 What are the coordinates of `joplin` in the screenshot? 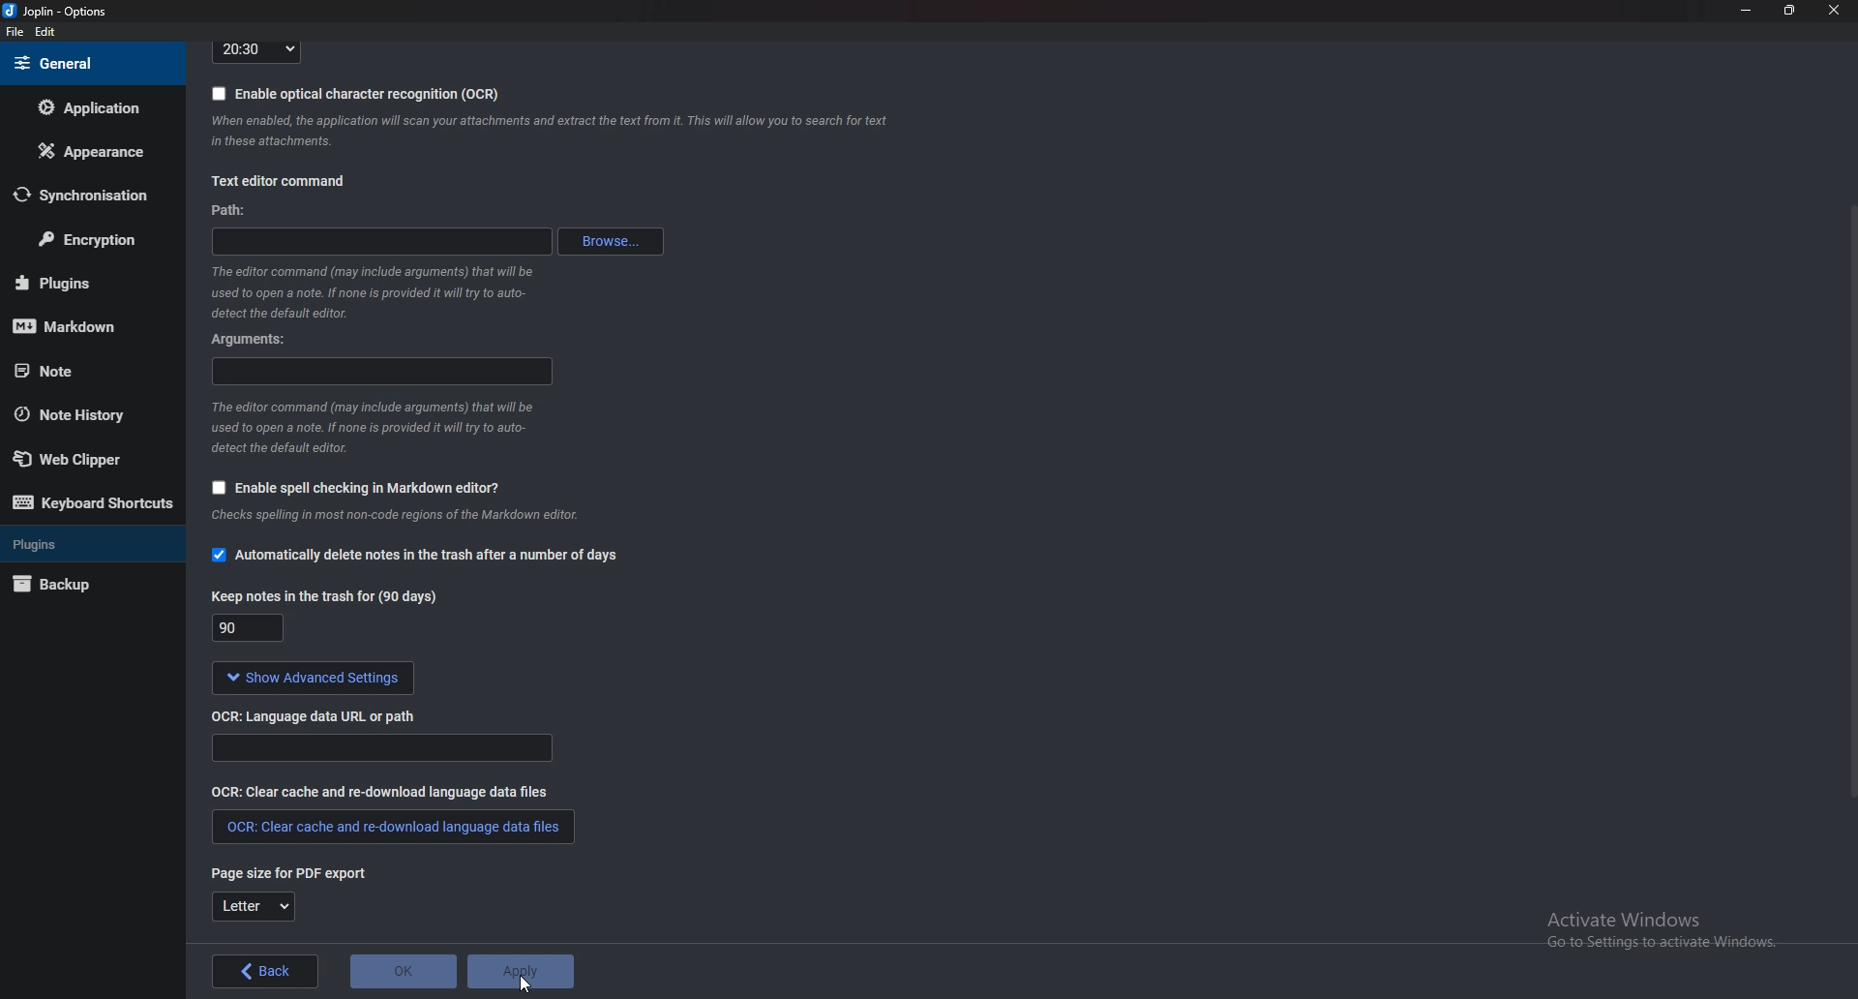 It's located at (59, 13).